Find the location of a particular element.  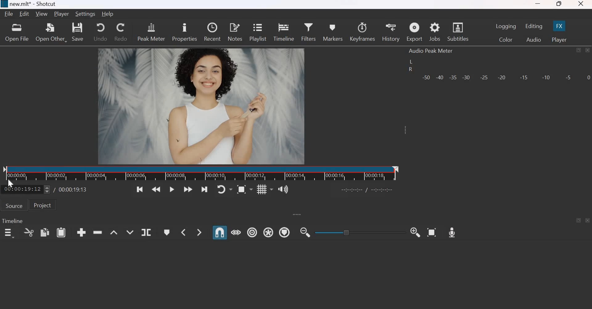

FX is located at coordinates (558, 26).